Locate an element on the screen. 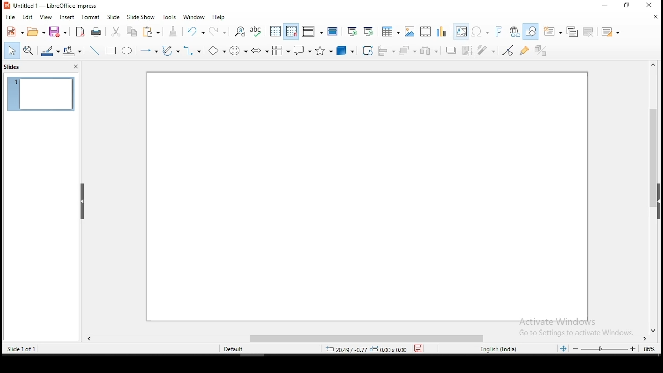 The height and width of the screenshot is (373, 663). insert image is located at coordinates (410, 32).